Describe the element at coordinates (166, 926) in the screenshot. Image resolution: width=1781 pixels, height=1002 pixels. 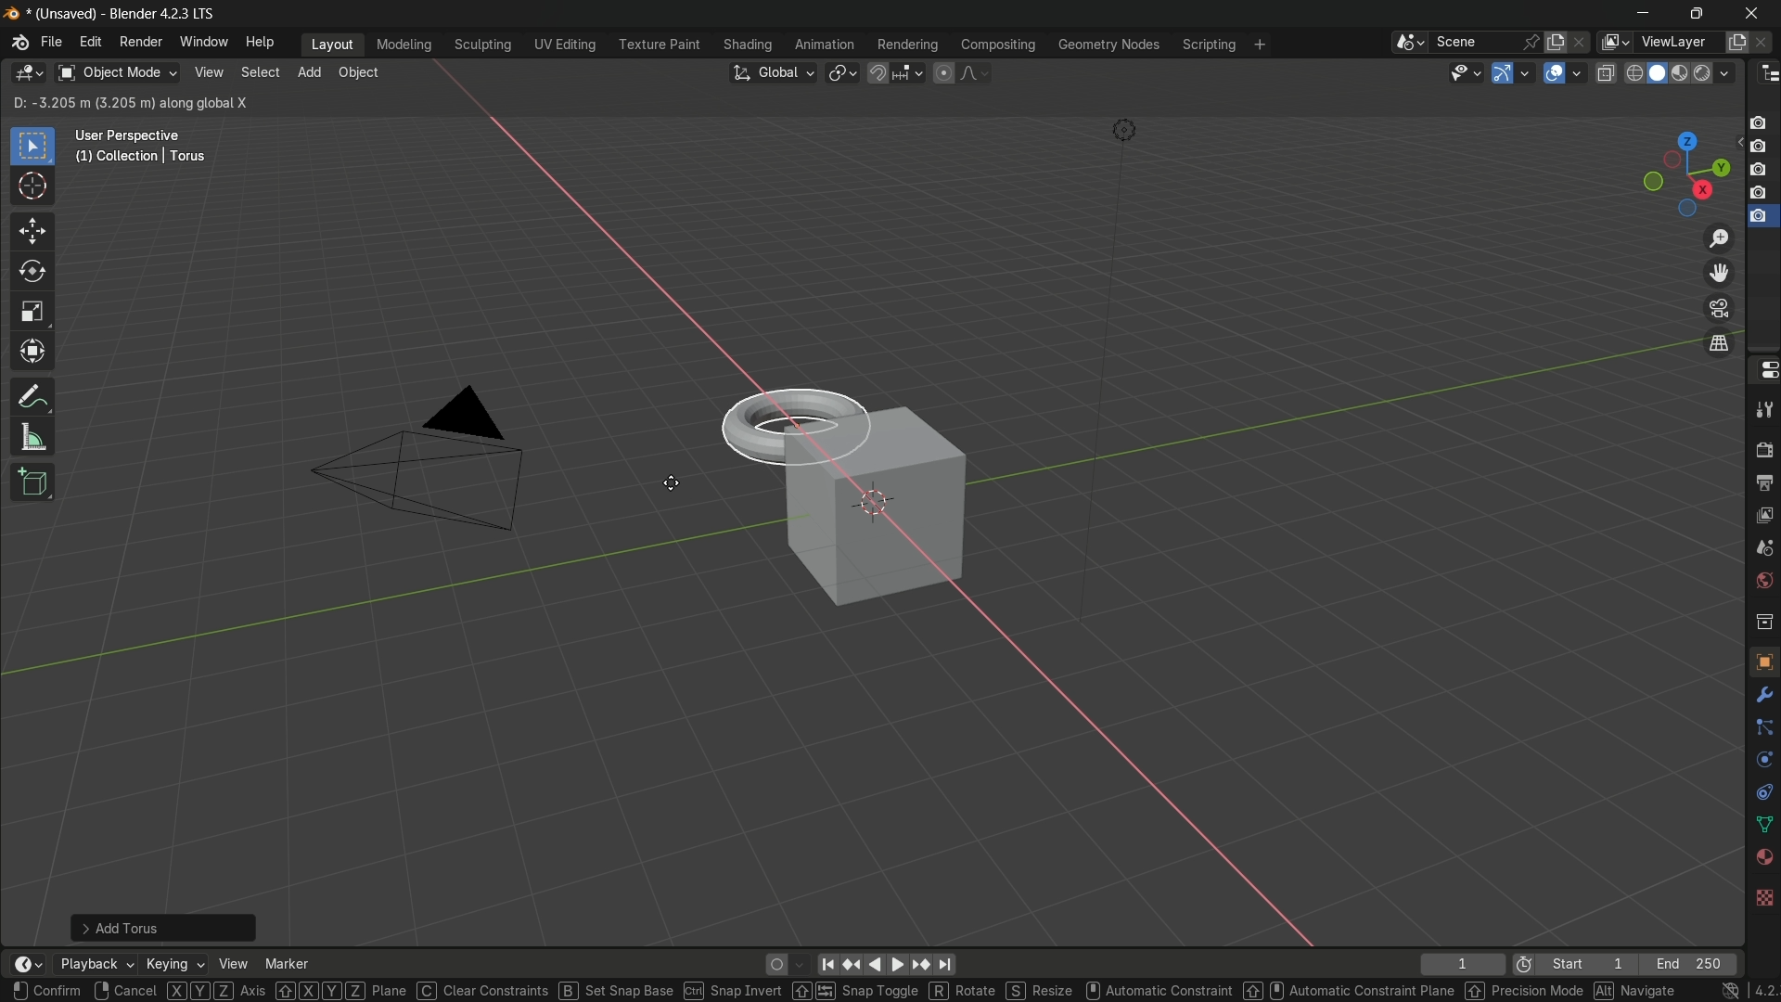
I see `Add Torus` at that location.